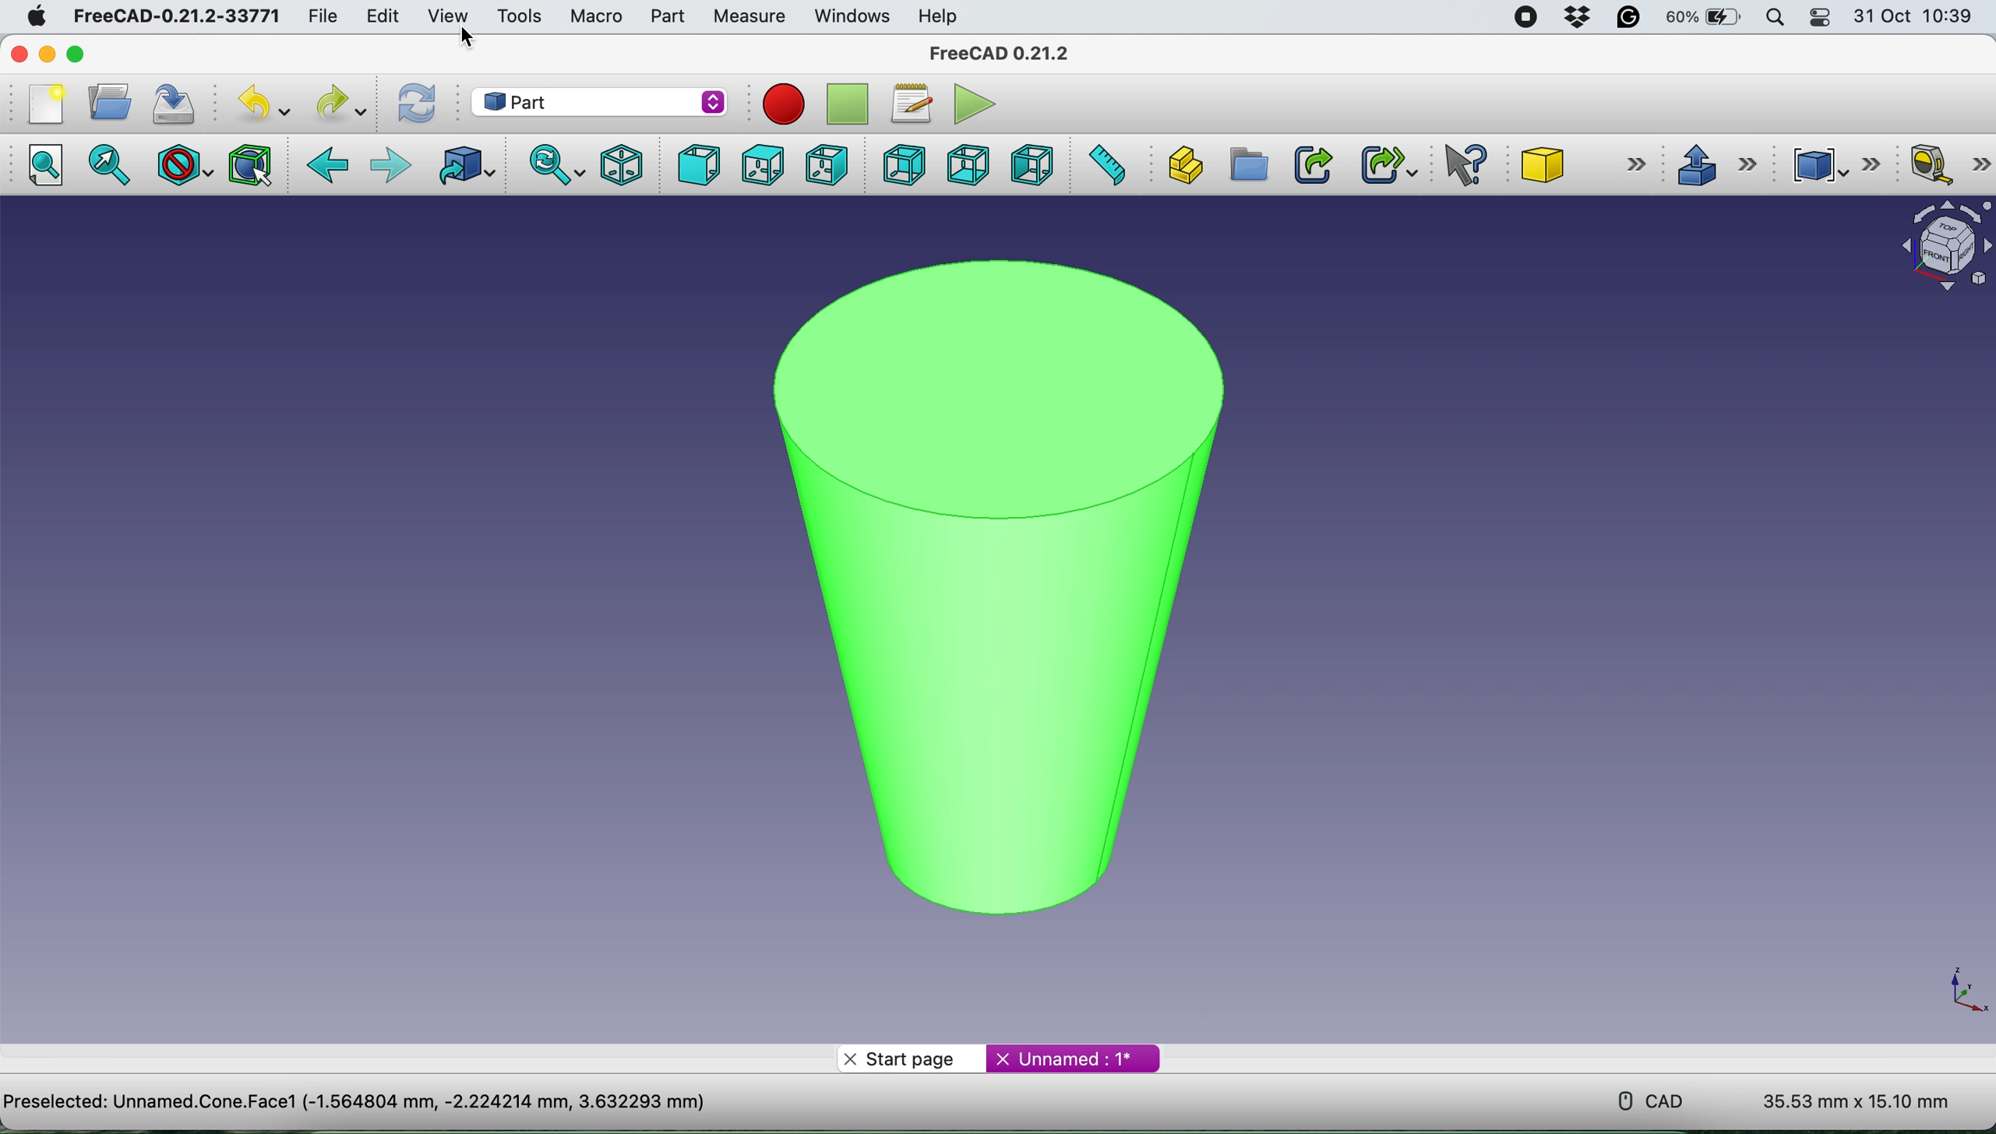 This screenshot has width=1996, height=1134. I want to click on part, so click(663, 16).